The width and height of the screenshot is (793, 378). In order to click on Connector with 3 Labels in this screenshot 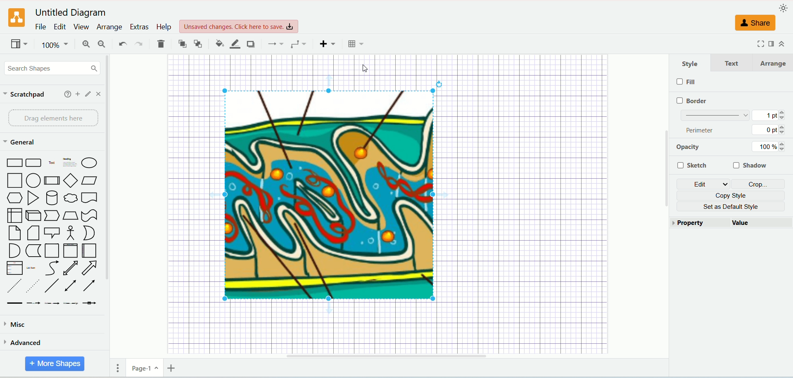, I will do `click(71, 304)`.